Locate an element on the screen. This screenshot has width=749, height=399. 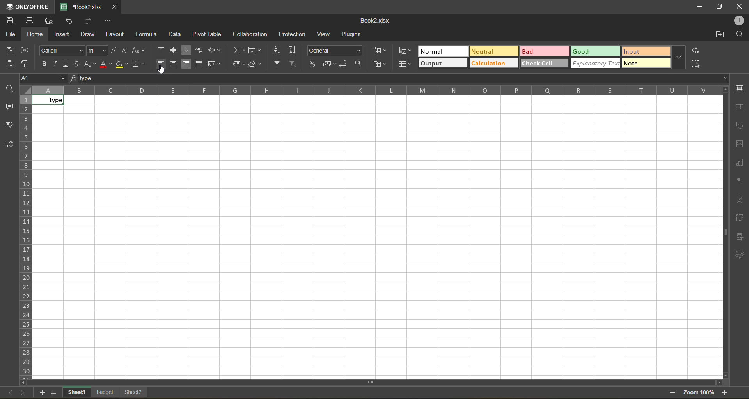
draw is located at coordinates (86, 35).